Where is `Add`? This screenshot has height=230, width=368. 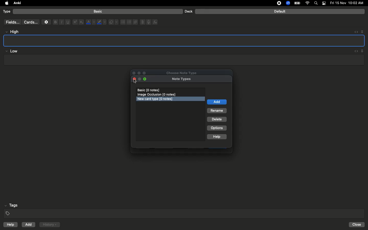
Add is located at coordinates (29, 225).